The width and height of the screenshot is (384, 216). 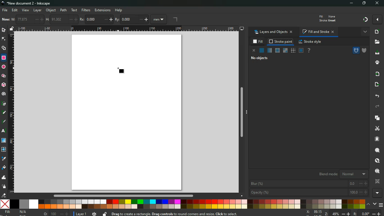 I want to click on no objects, so click(x=258, y=58).